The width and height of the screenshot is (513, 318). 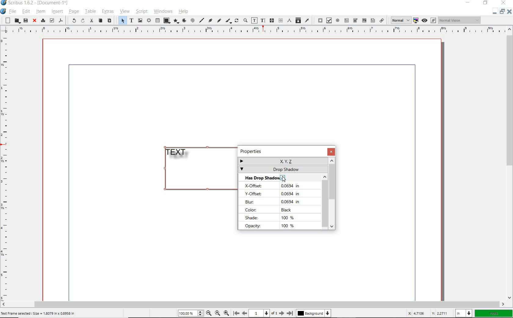 I want to click on paste, so click(x=110, y=21).